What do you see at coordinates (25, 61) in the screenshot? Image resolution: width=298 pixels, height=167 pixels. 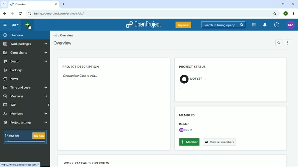 I see `Boards` at bounding box center [25, 61].